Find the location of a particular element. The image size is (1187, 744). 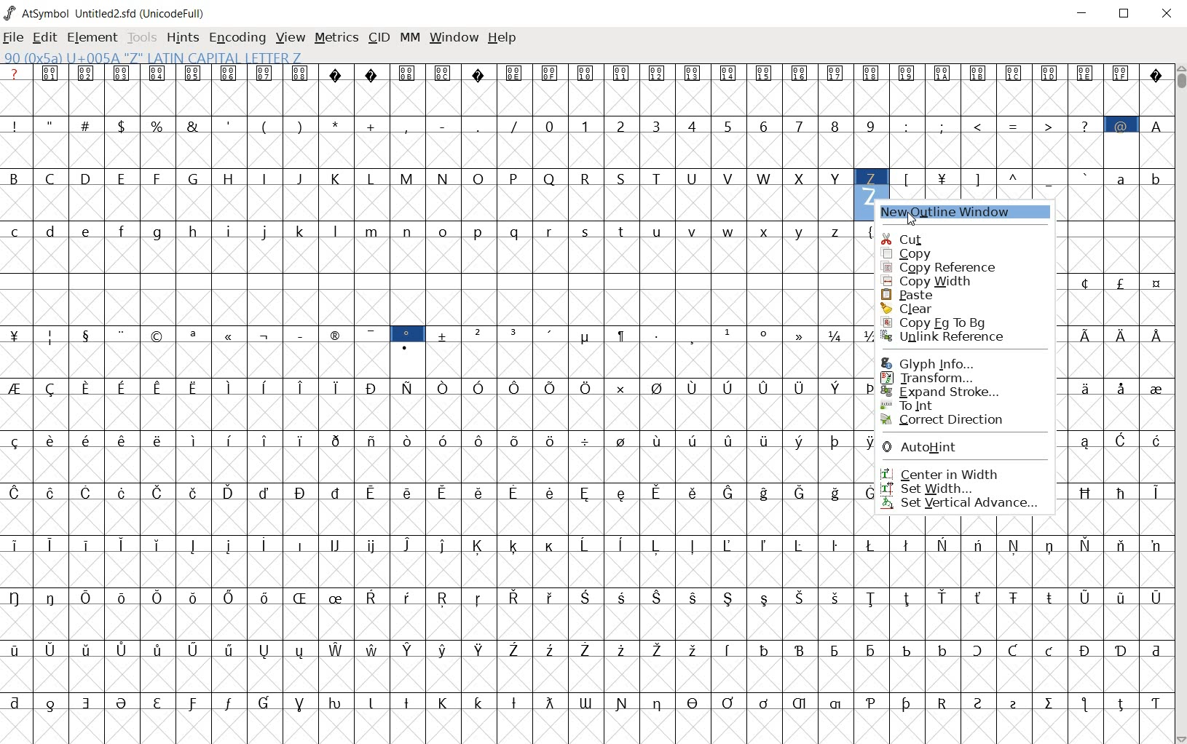

Transform is located at coordinates (942, 378).